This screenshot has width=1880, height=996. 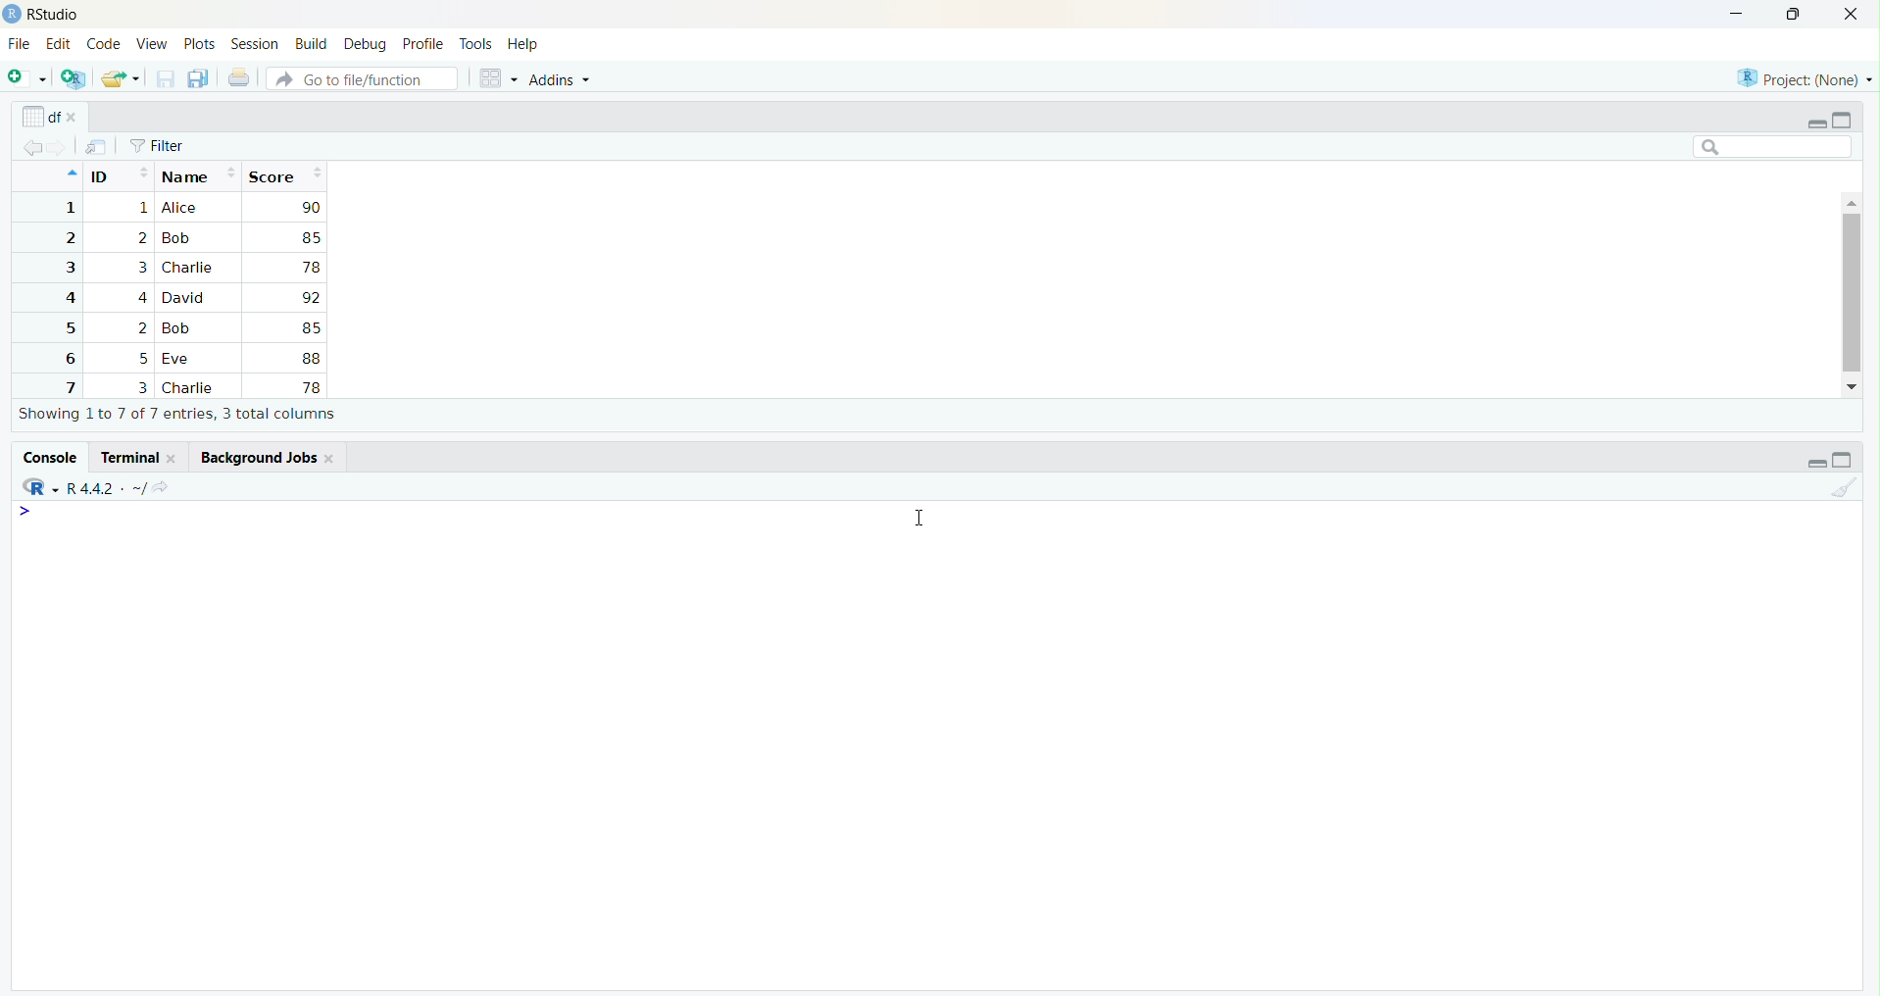 I want to click on Bob, so click(x=181, y=328).